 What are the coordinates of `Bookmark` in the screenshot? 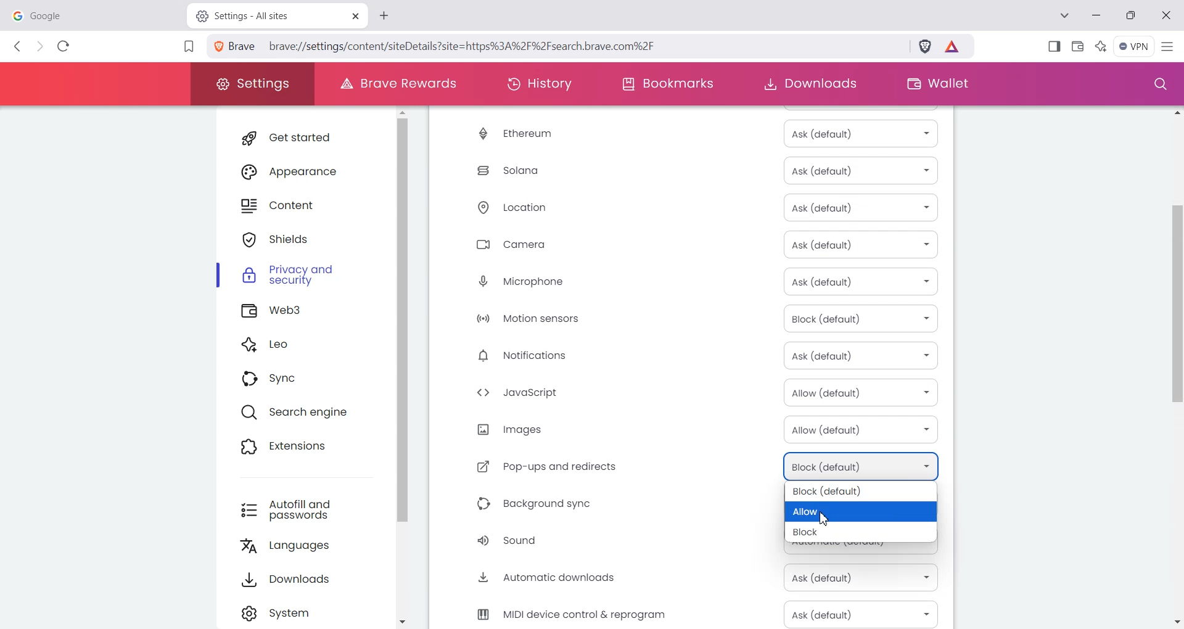 It's located at (188, 47).